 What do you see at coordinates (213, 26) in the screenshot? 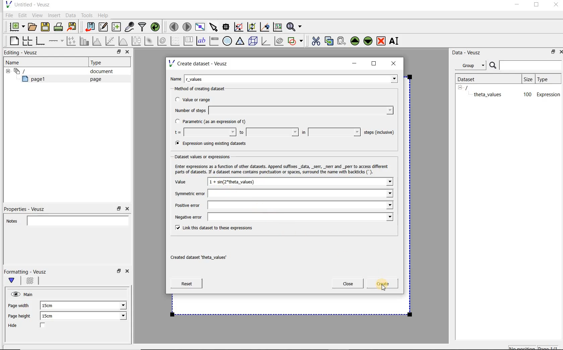
I see `select items from the graph or scroll` at bounding box center [213, 26].